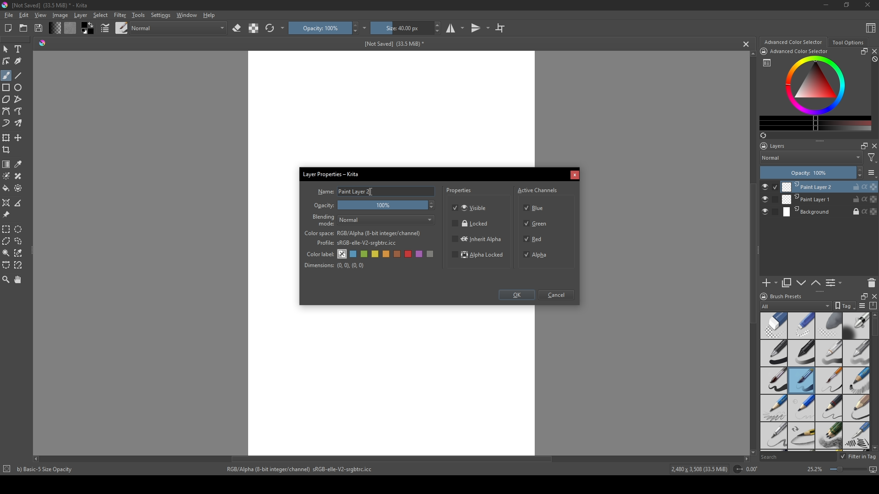 This screenshot has width=879, height=494. Describe the element at coordinates (862, 145) in the screenshot. I see `maximize` at that location.